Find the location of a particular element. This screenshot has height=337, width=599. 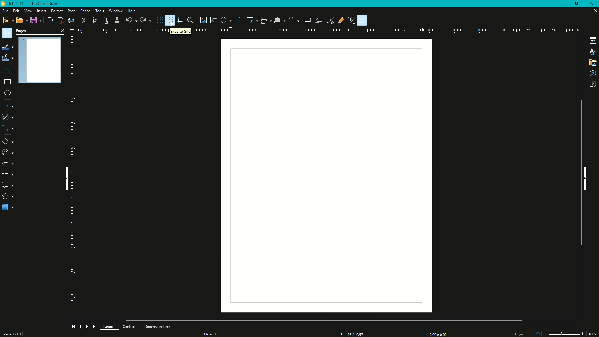

View is located at coordinates (29, 11).